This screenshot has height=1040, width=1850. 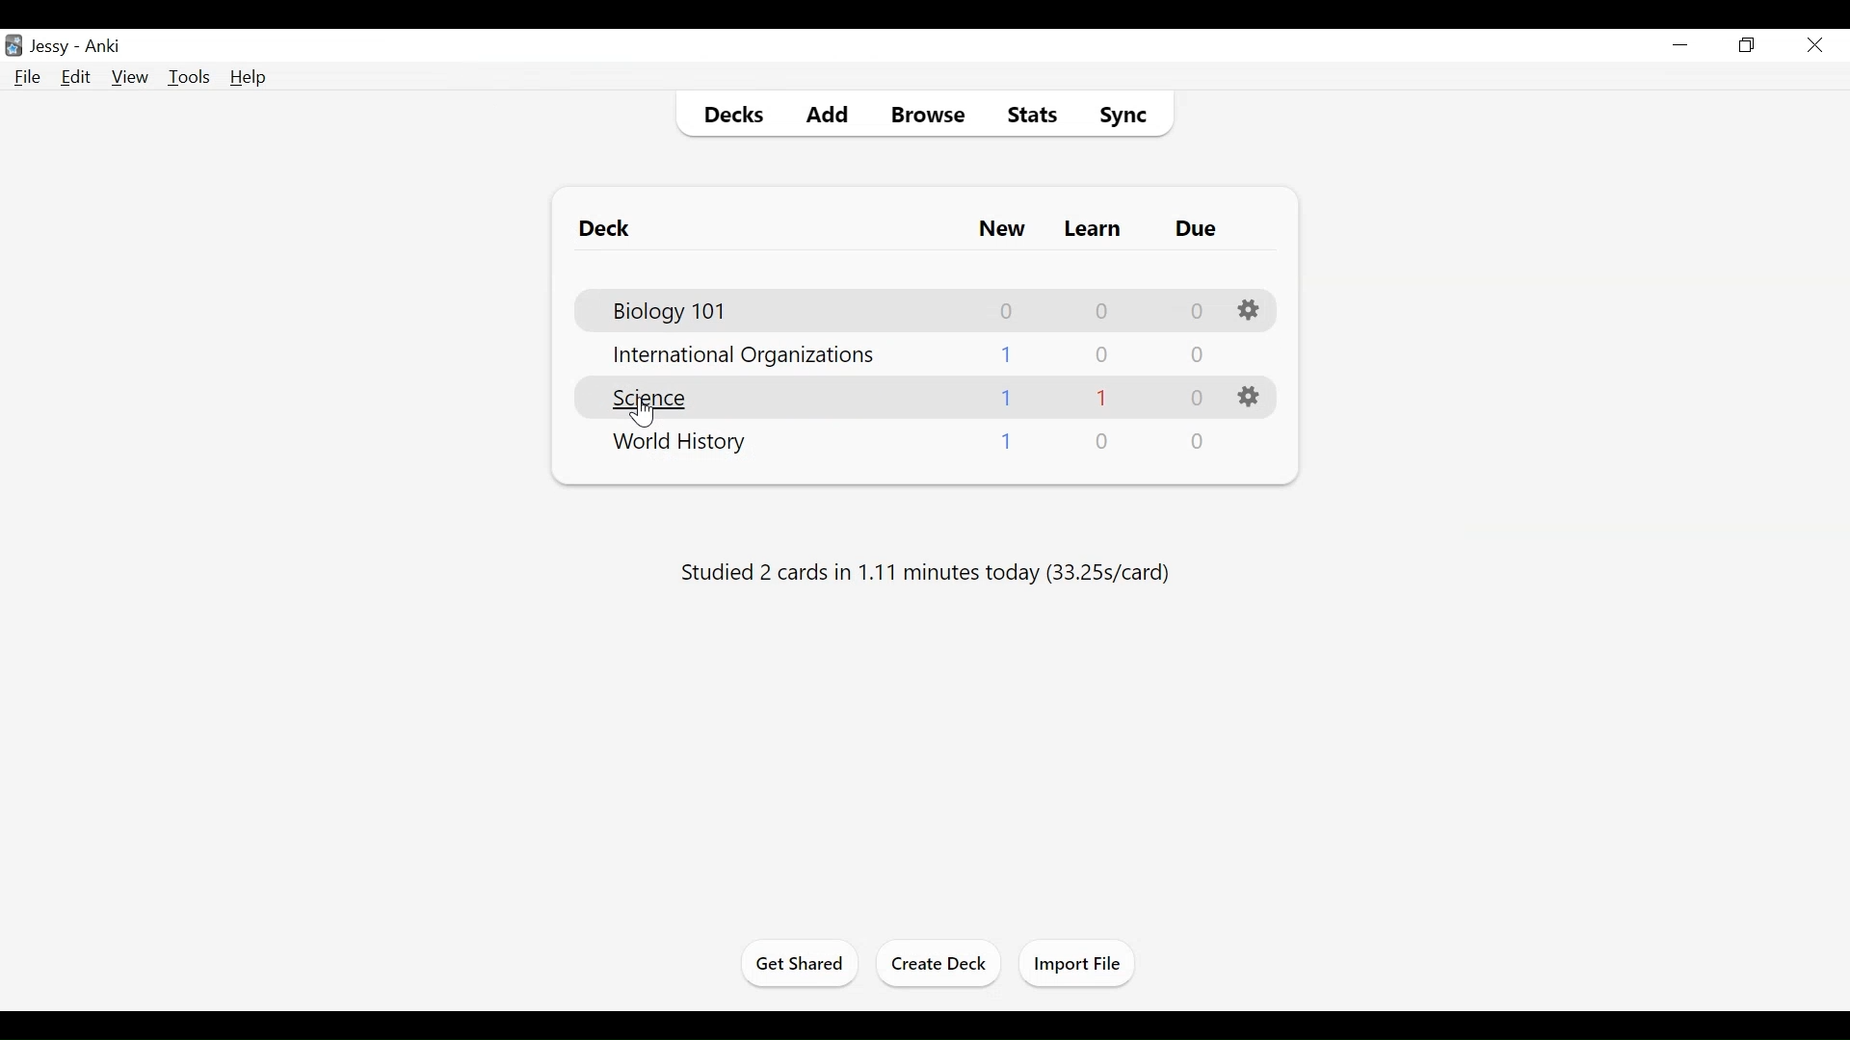 I want to click on Due Cards Count, so click(x=1199, y=443).